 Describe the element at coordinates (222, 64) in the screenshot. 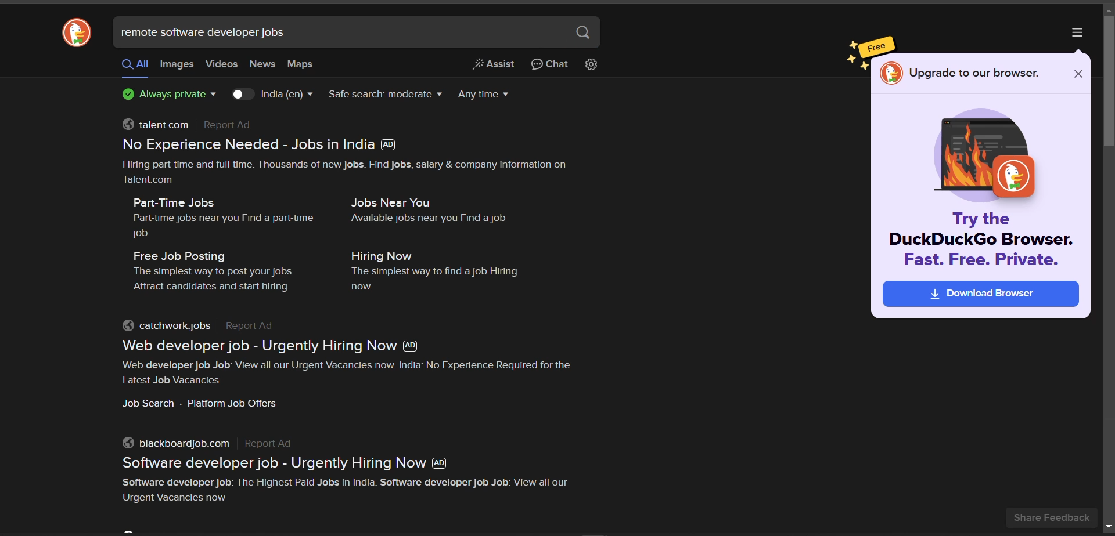

I see `videos` at that location.